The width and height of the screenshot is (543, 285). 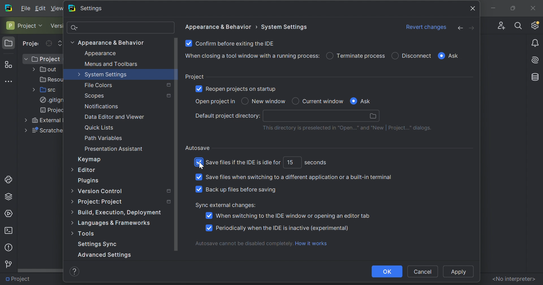 I want to click on Keymap, so click(x=90, y=159).